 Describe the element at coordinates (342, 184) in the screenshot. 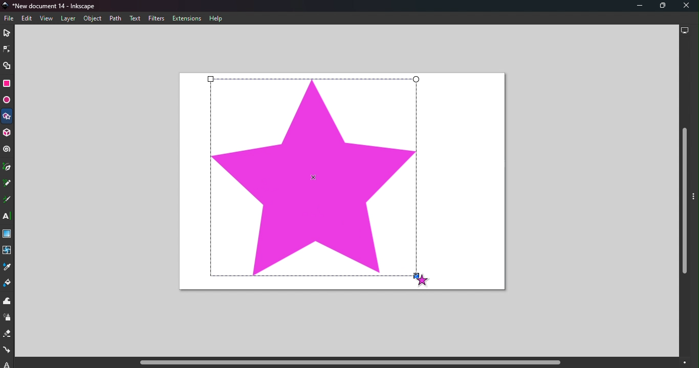

I see `Canvas` at that location.